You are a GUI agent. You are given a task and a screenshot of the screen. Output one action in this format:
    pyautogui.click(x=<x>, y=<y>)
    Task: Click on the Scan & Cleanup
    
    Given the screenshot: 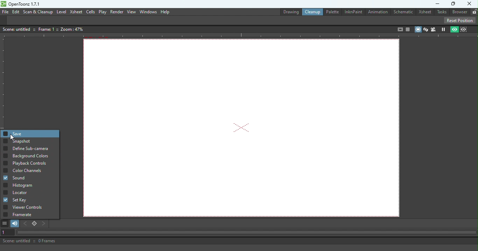 What is the action you would take?
    pyautogui.click(x=38, y=12)
    